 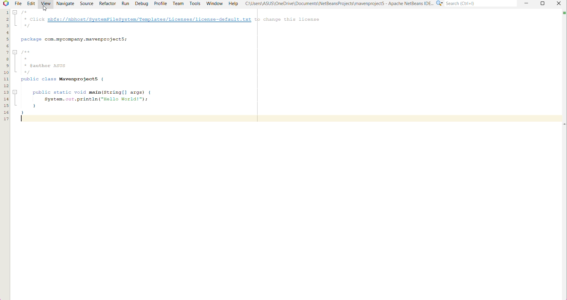 I want to click on lines of code, so click(x=5, y=67).